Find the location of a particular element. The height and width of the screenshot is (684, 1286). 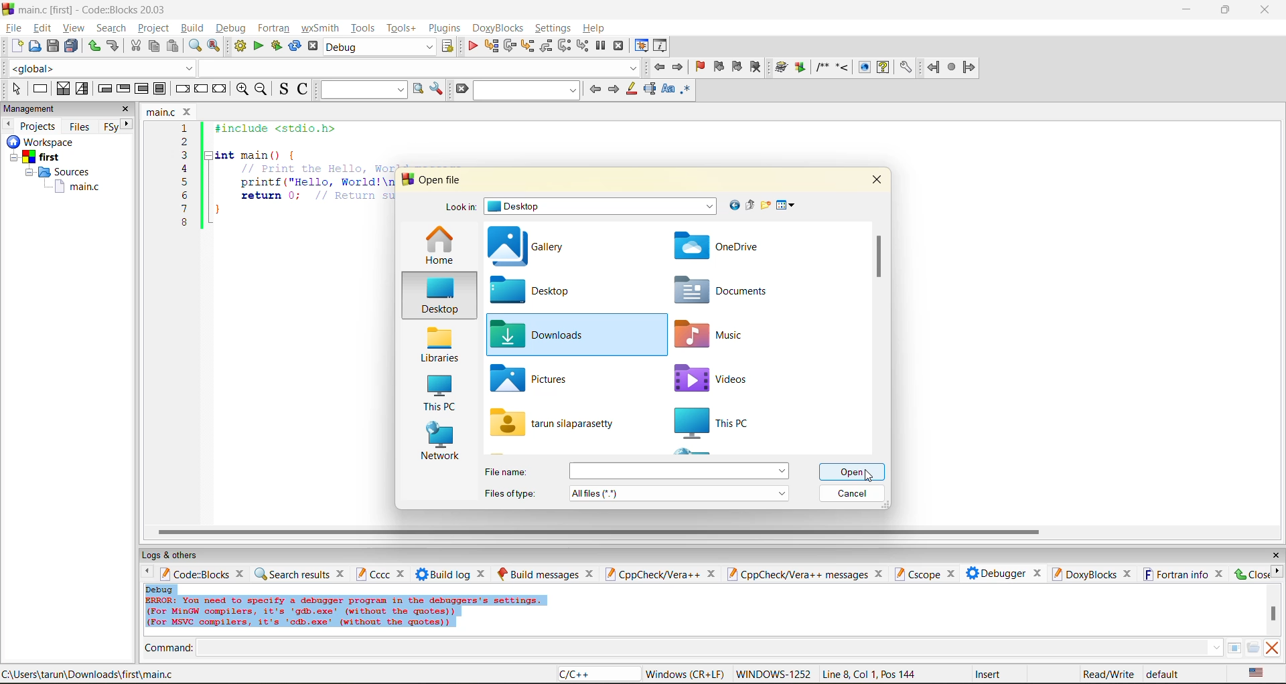

line8, col 1, pos 144 is located at coordinates (871, 674).